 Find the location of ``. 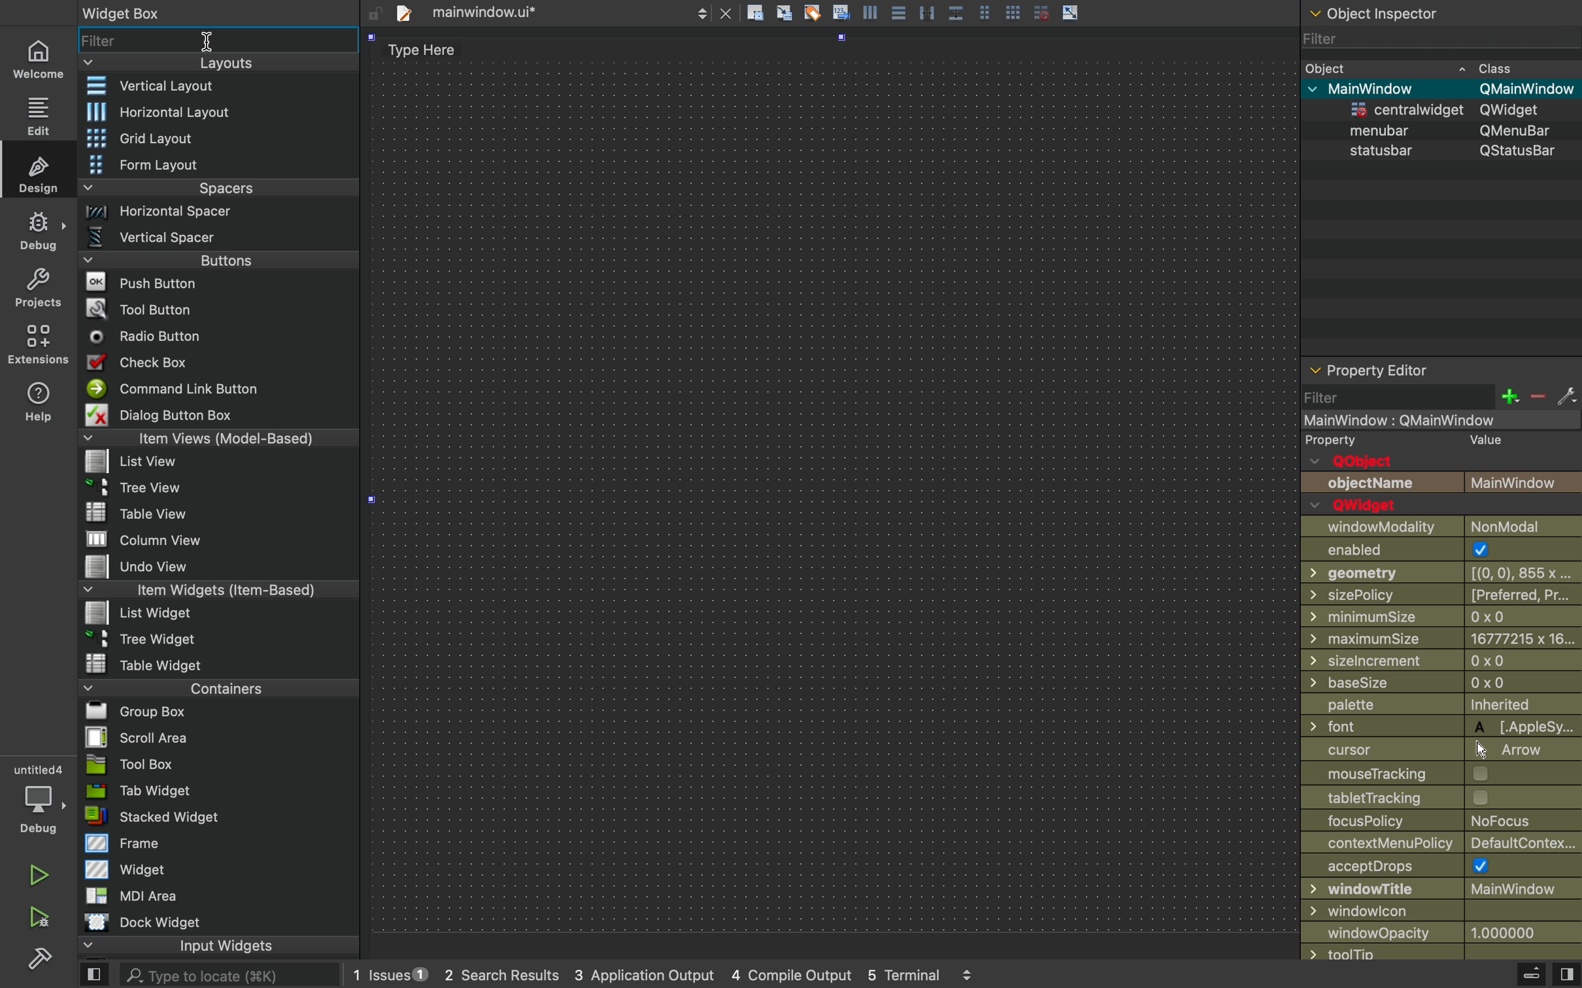

 is located at coordinates (99, 974).